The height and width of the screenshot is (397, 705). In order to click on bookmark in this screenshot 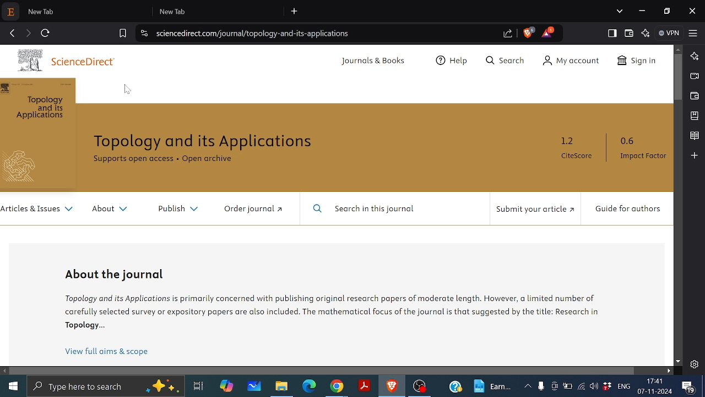, I will do `click(122, 34)`.